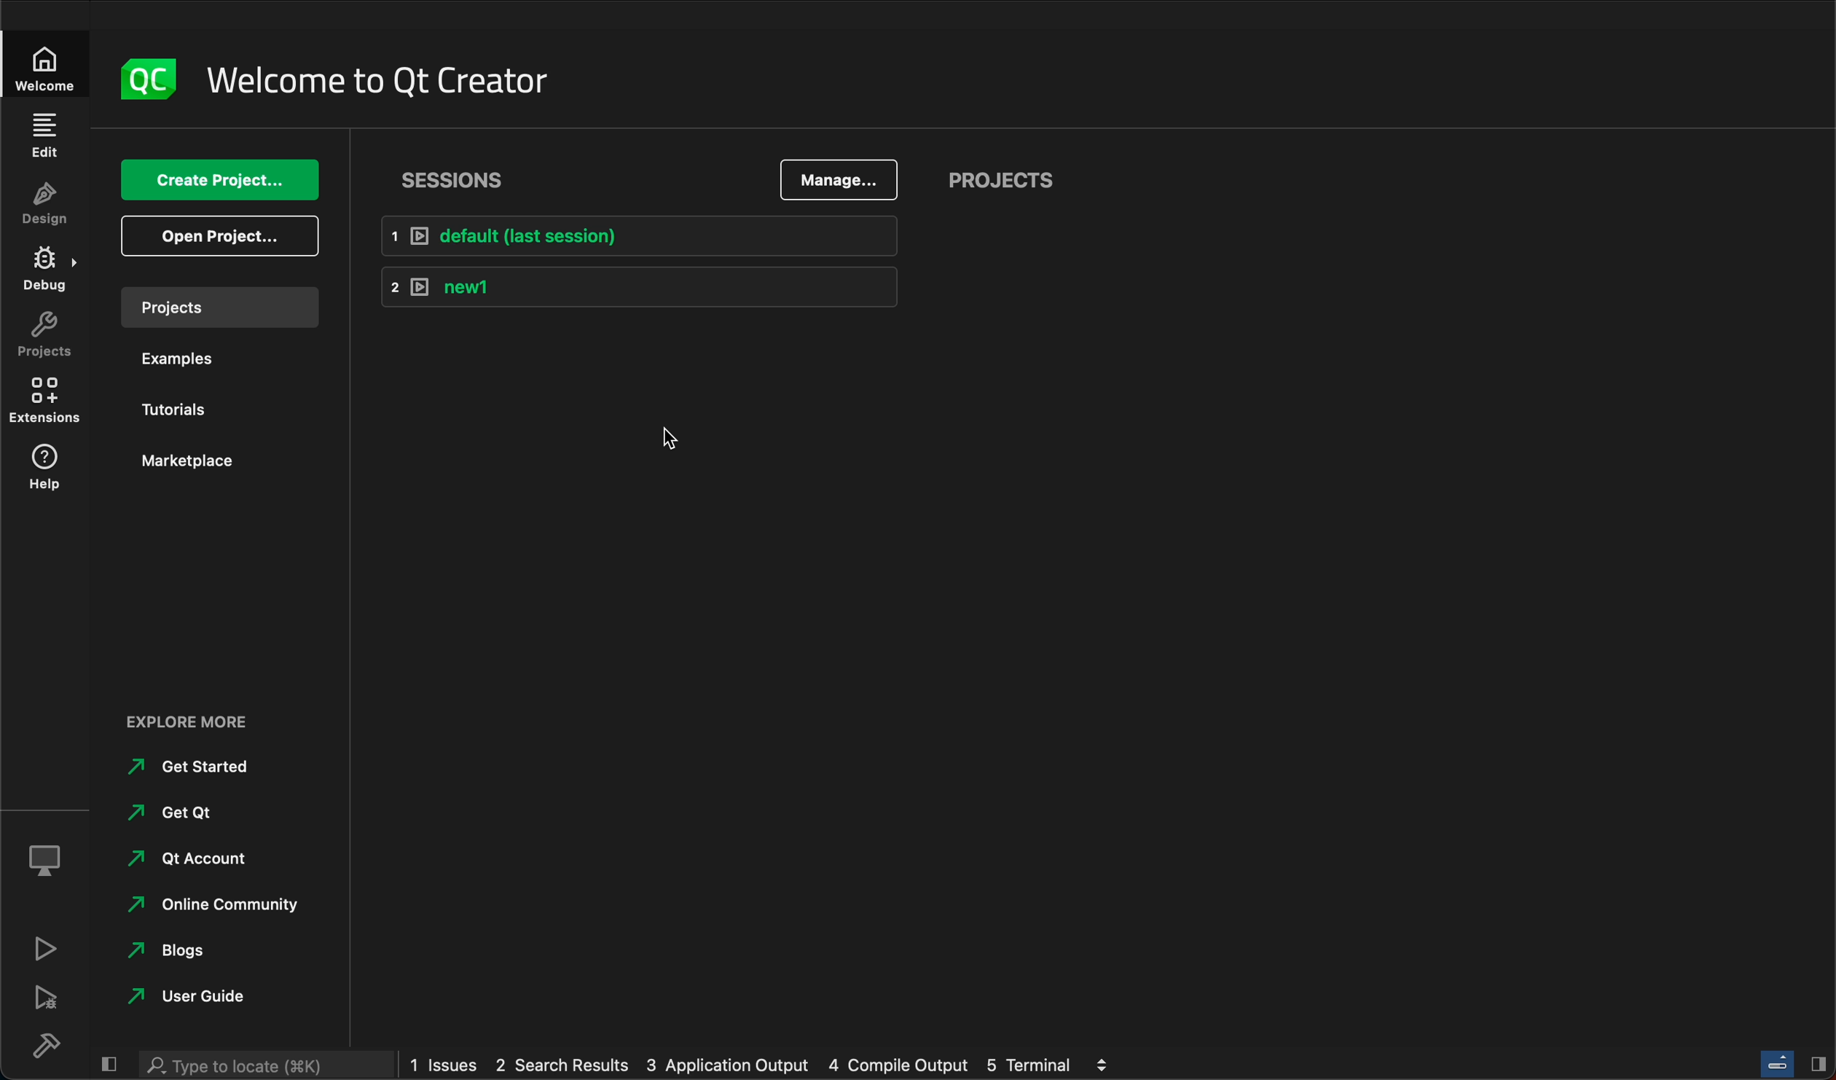  I want to click on debug, so click(50, 274).